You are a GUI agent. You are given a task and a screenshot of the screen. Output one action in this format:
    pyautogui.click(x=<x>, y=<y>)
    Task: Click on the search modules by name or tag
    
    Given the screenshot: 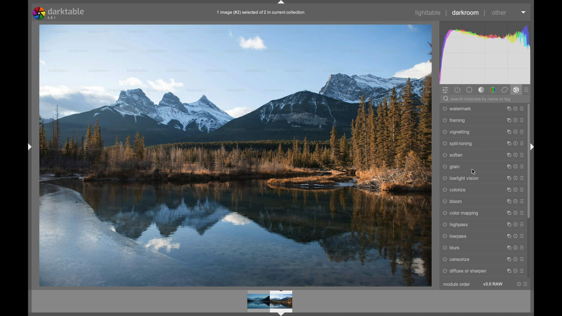 What is the action you would take?
    pyautogui.click(x=477, y=99)
    